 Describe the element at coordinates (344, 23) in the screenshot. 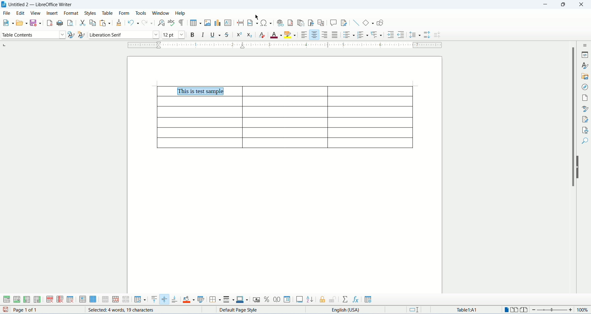

I see `track changes` at that location.